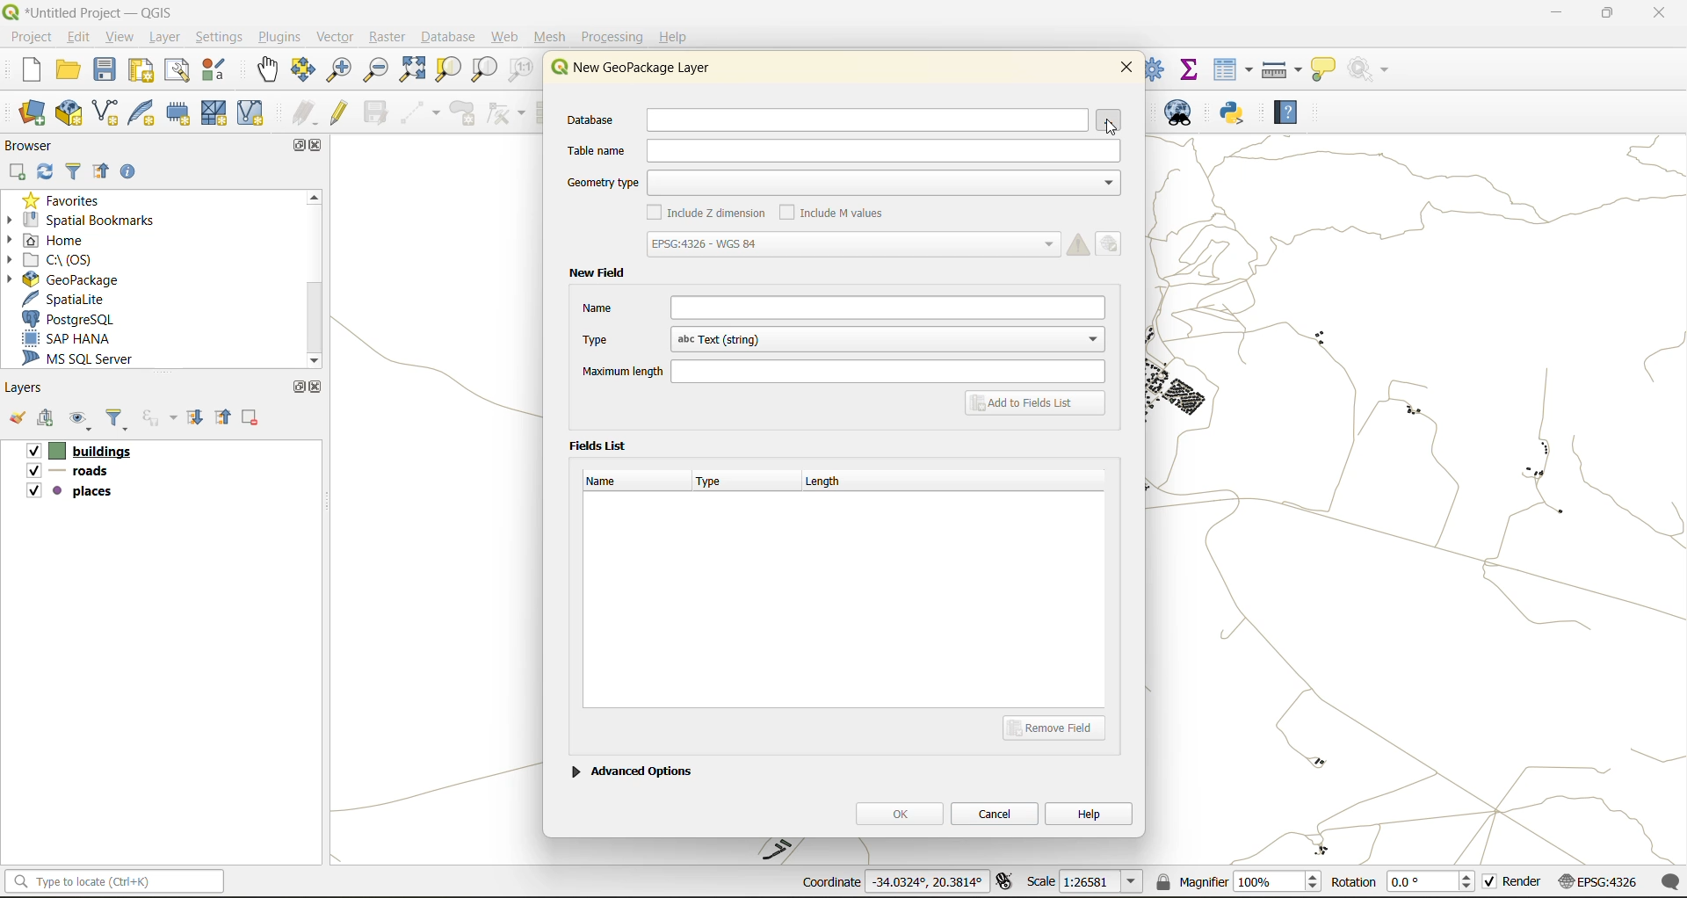 This screenshot has height=898, width=1687. Describe the element at coordinates (83, 422) in the screenshot. I see `manage map` at that location.